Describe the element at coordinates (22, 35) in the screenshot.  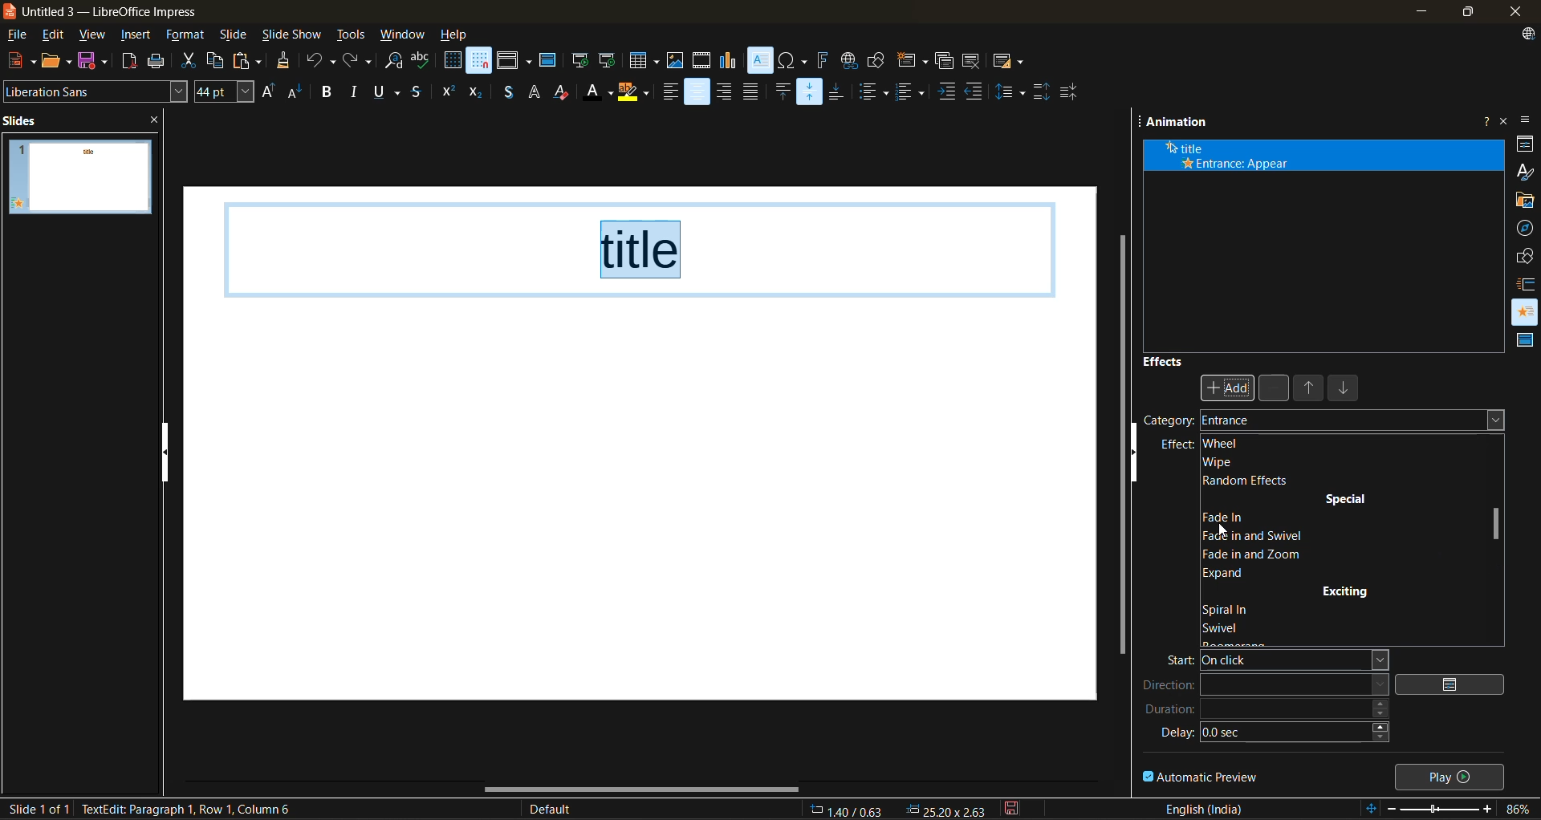
I see `file` at that location.